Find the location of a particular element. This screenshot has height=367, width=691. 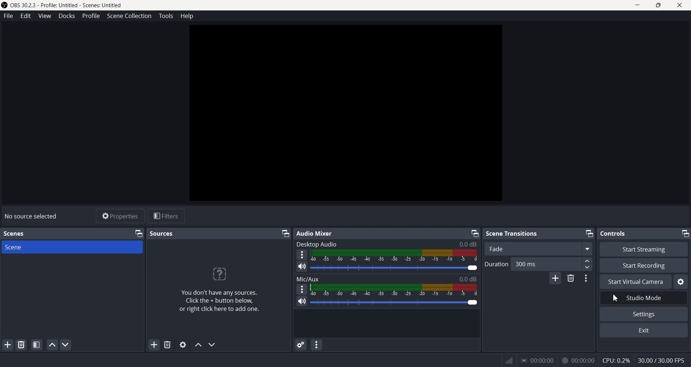

Source adder is located at coordinates (218, 286).